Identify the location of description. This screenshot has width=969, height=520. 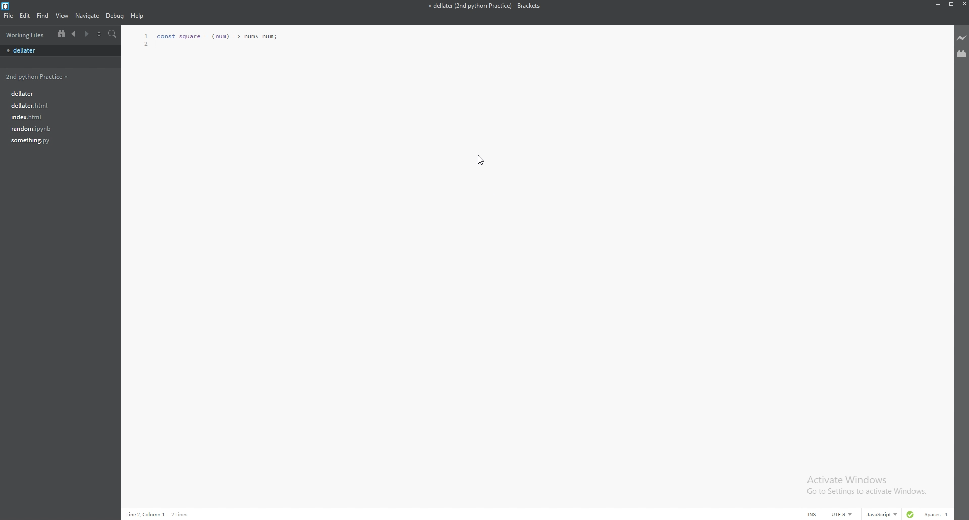
(166, 510).